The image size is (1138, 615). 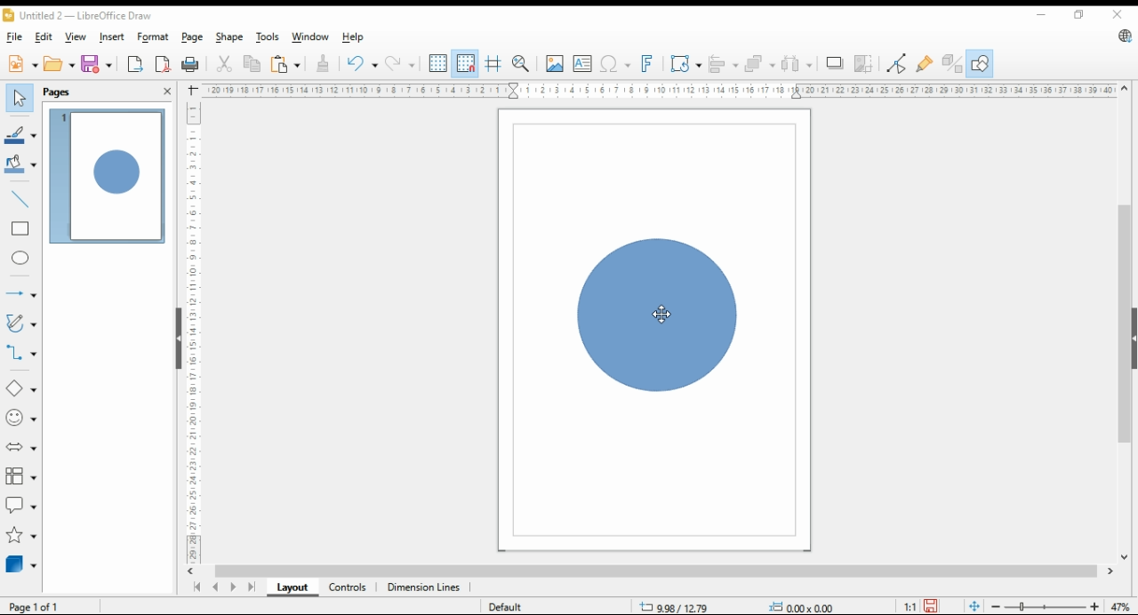 What do you see at coordinates (952, 62) in the screenshot?
I see `toggle extrusions` at bounding box center [952, 62].